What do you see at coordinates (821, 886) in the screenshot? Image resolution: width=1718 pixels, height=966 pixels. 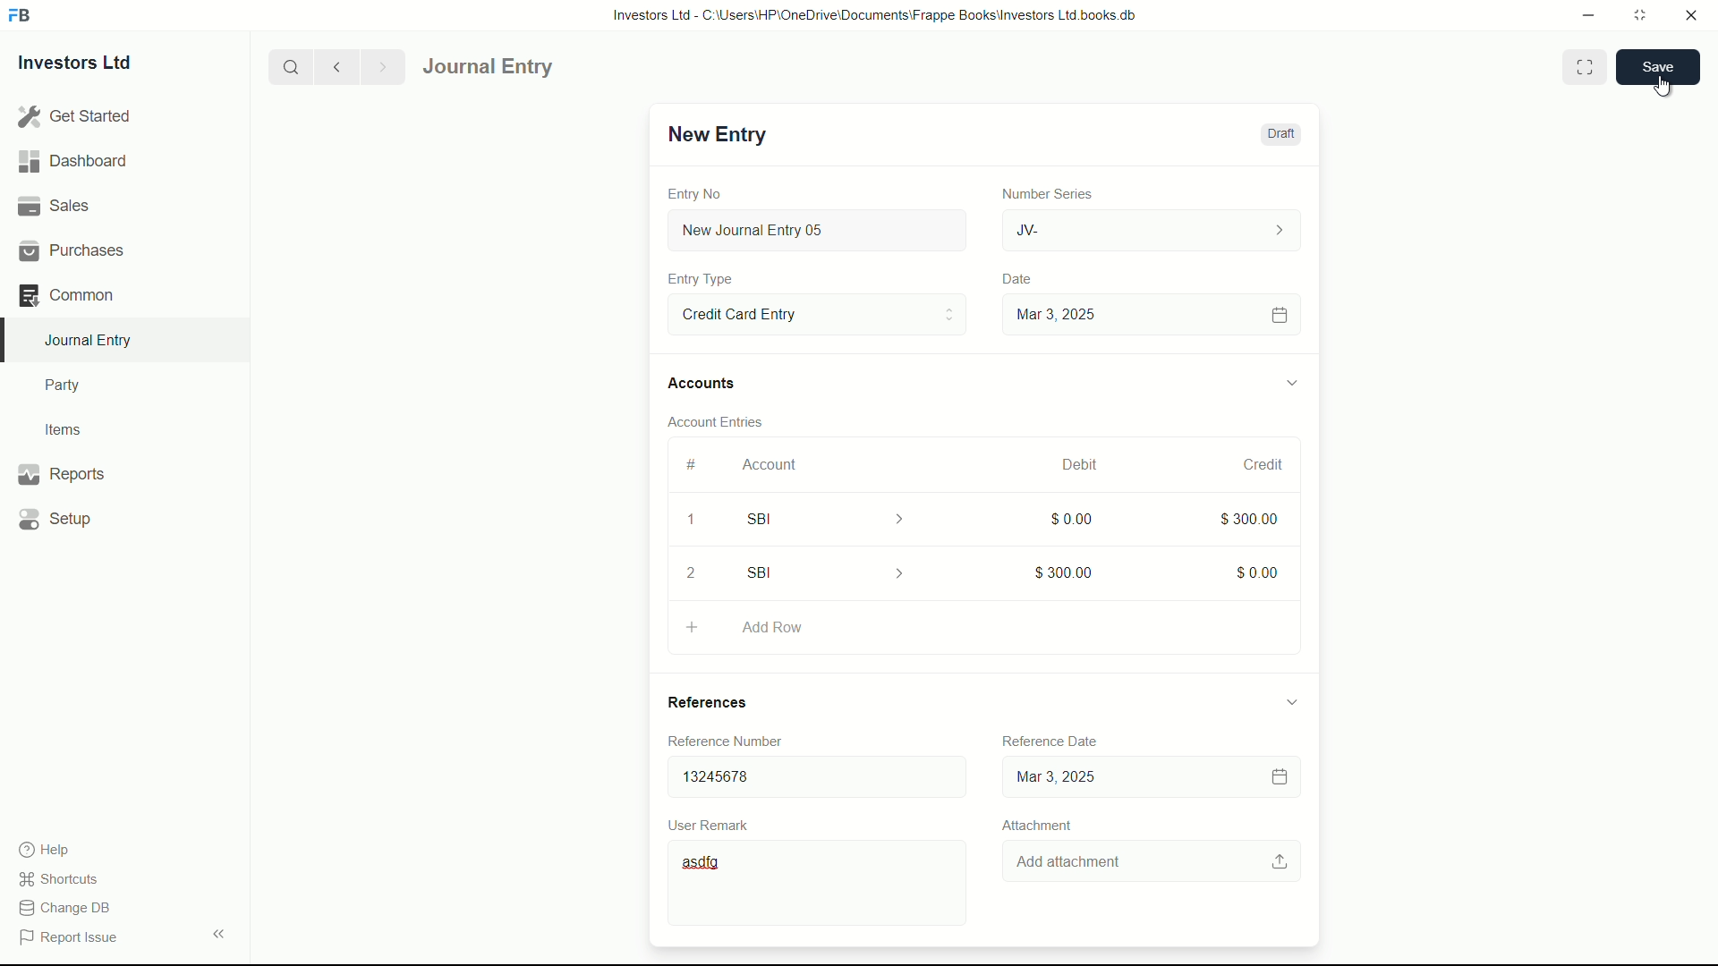 I see `asdfg` at bounding box center [821, 886].